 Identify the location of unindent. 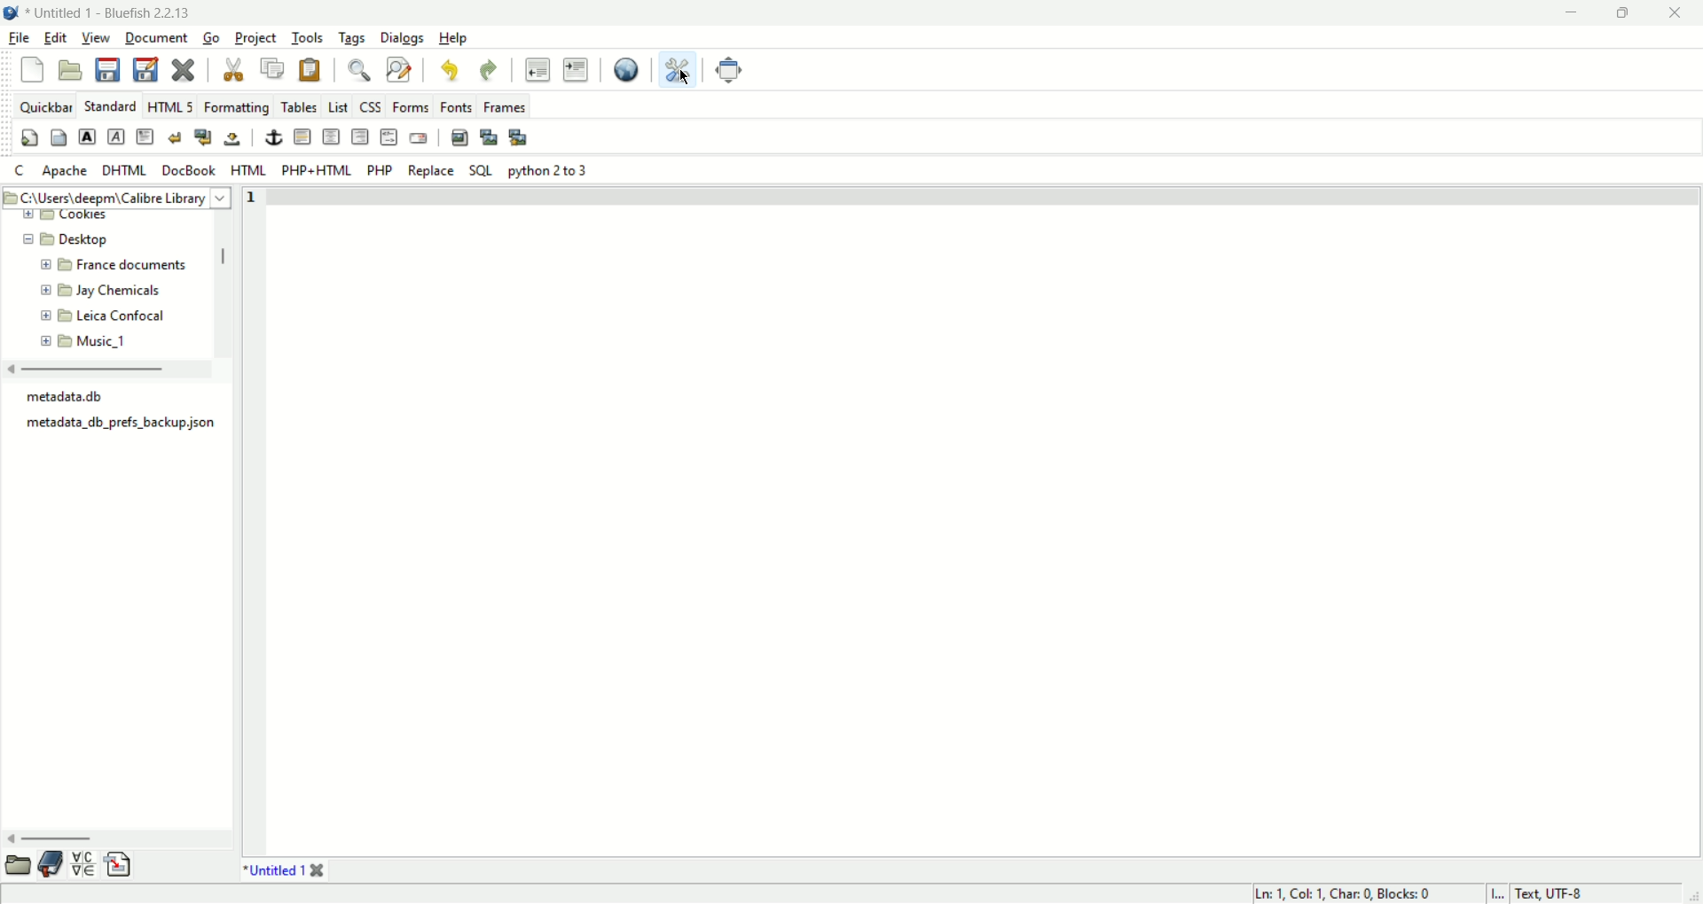
(537, 69).